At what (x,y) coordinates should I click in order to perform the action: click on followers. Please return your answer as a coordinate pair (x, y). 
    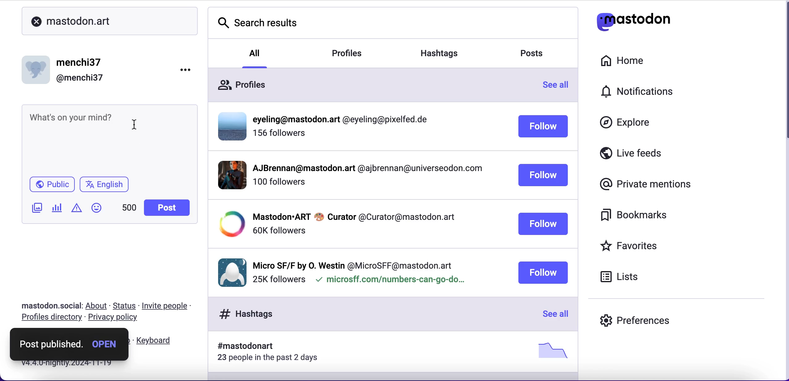
    Looking at the image, I should click on (279, 185).